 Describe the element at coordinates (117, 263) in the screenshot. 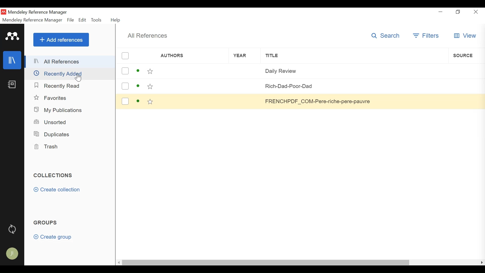

I see `Scroll left` at that location.